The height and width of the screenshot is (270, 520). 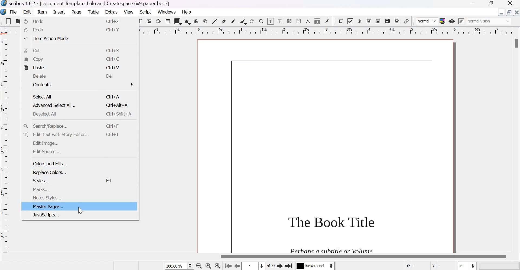 What do you see at coordinates (197, 21) in the screenshot?
I see `arc` at bounding box center [197, 21].